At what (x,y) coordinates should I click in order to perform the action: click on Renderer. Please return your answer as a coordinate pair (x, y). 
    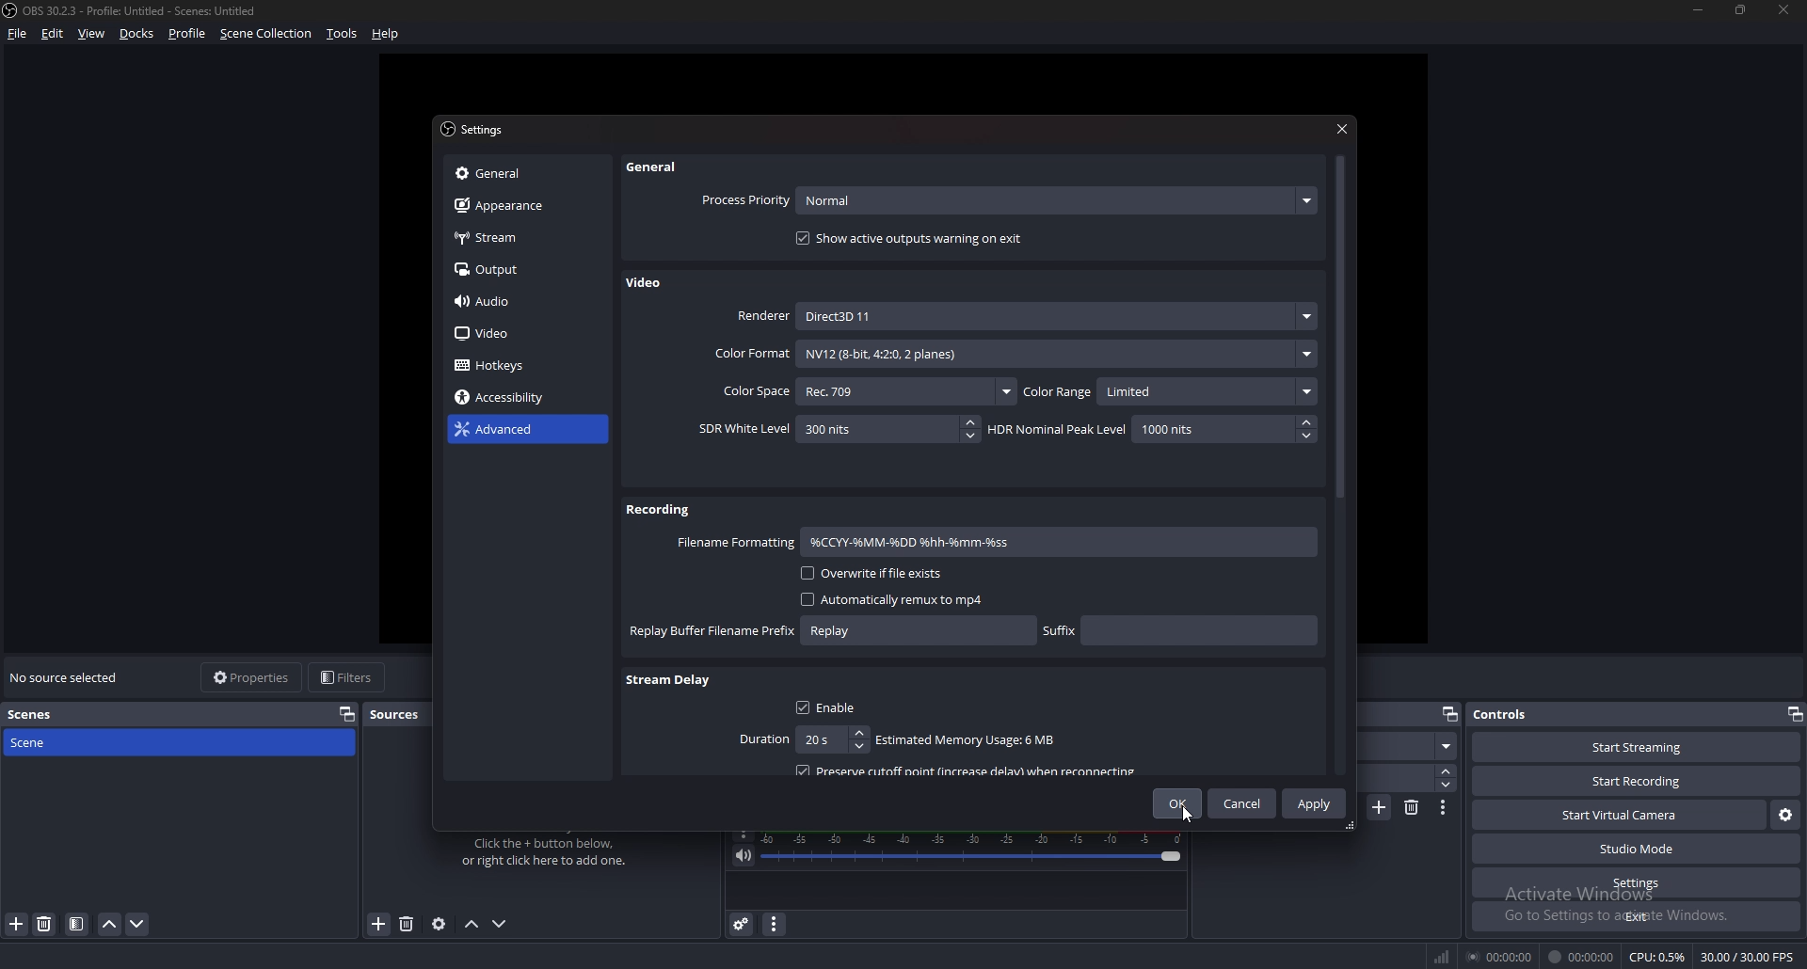
    Looking at the image, I should click on (1025, 315).